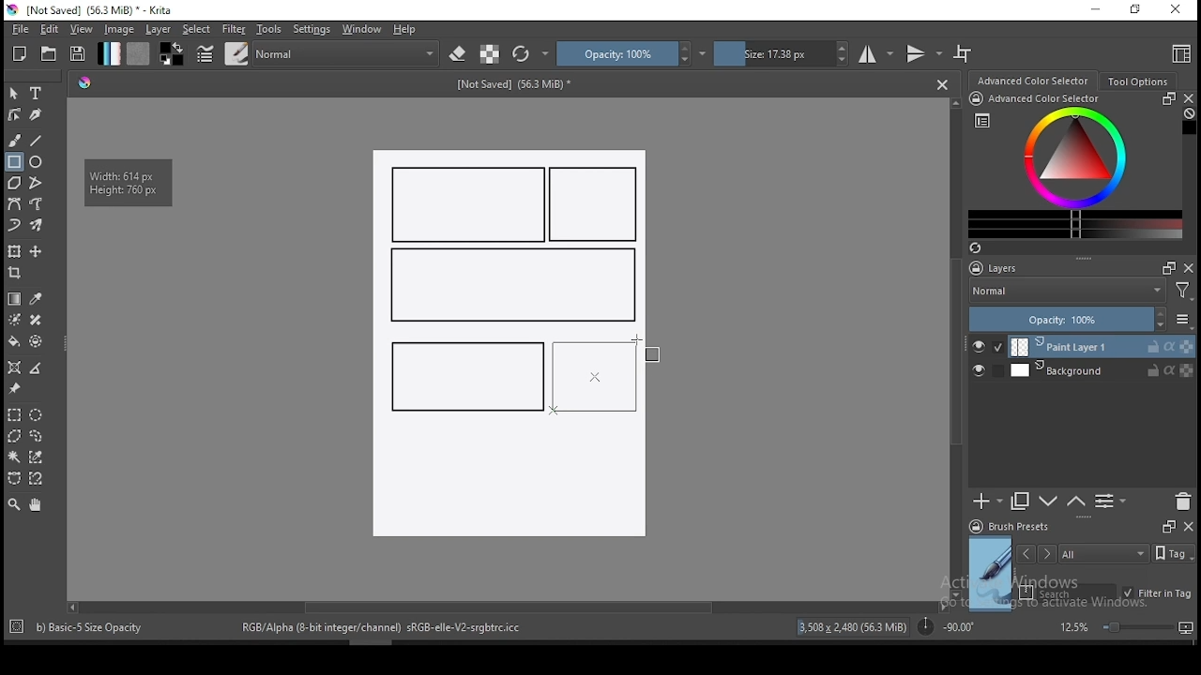 The height and width of the screenshot is (675, 1201). I want to click on Clear, so click(1189, 115).